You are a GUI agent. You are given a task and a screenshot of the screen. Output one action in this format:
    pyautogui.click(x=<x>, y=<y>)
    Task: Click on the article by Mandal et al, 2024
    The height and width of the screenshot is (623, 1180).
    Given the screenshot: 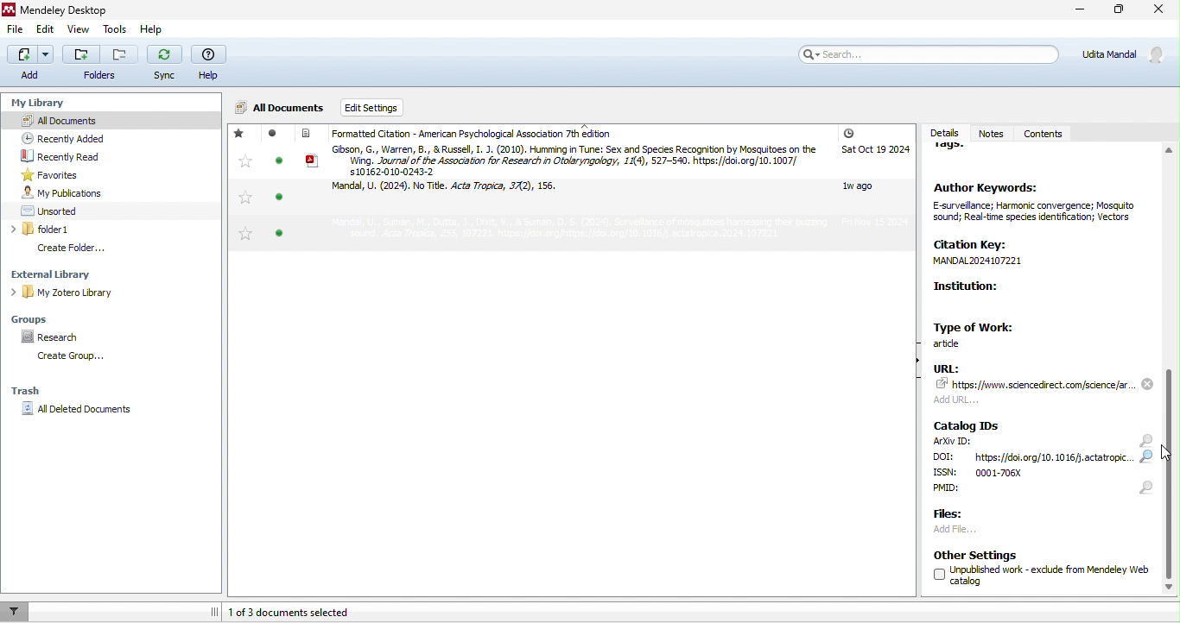 What is the action you would take?
    pyautogui.click(x=454, y=191)
    